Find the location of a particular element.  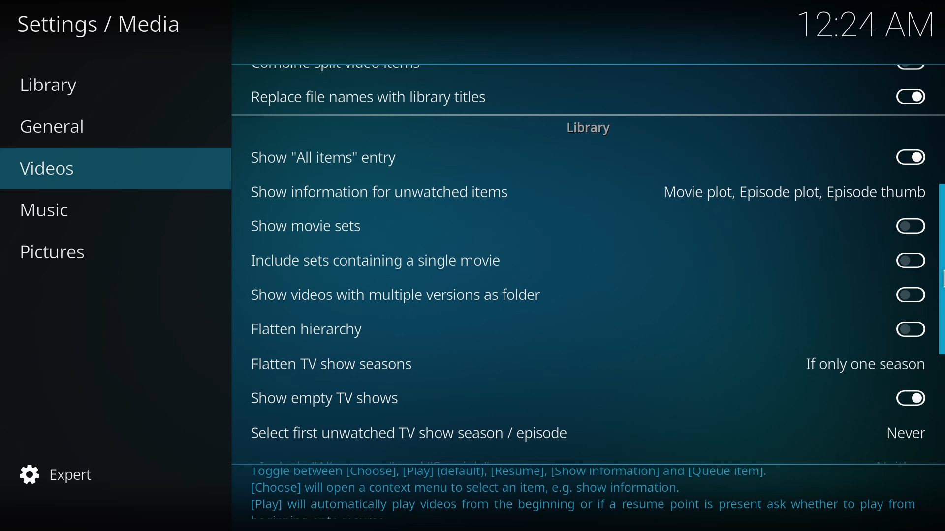

show movie sets is located at coordinates (306, 225).